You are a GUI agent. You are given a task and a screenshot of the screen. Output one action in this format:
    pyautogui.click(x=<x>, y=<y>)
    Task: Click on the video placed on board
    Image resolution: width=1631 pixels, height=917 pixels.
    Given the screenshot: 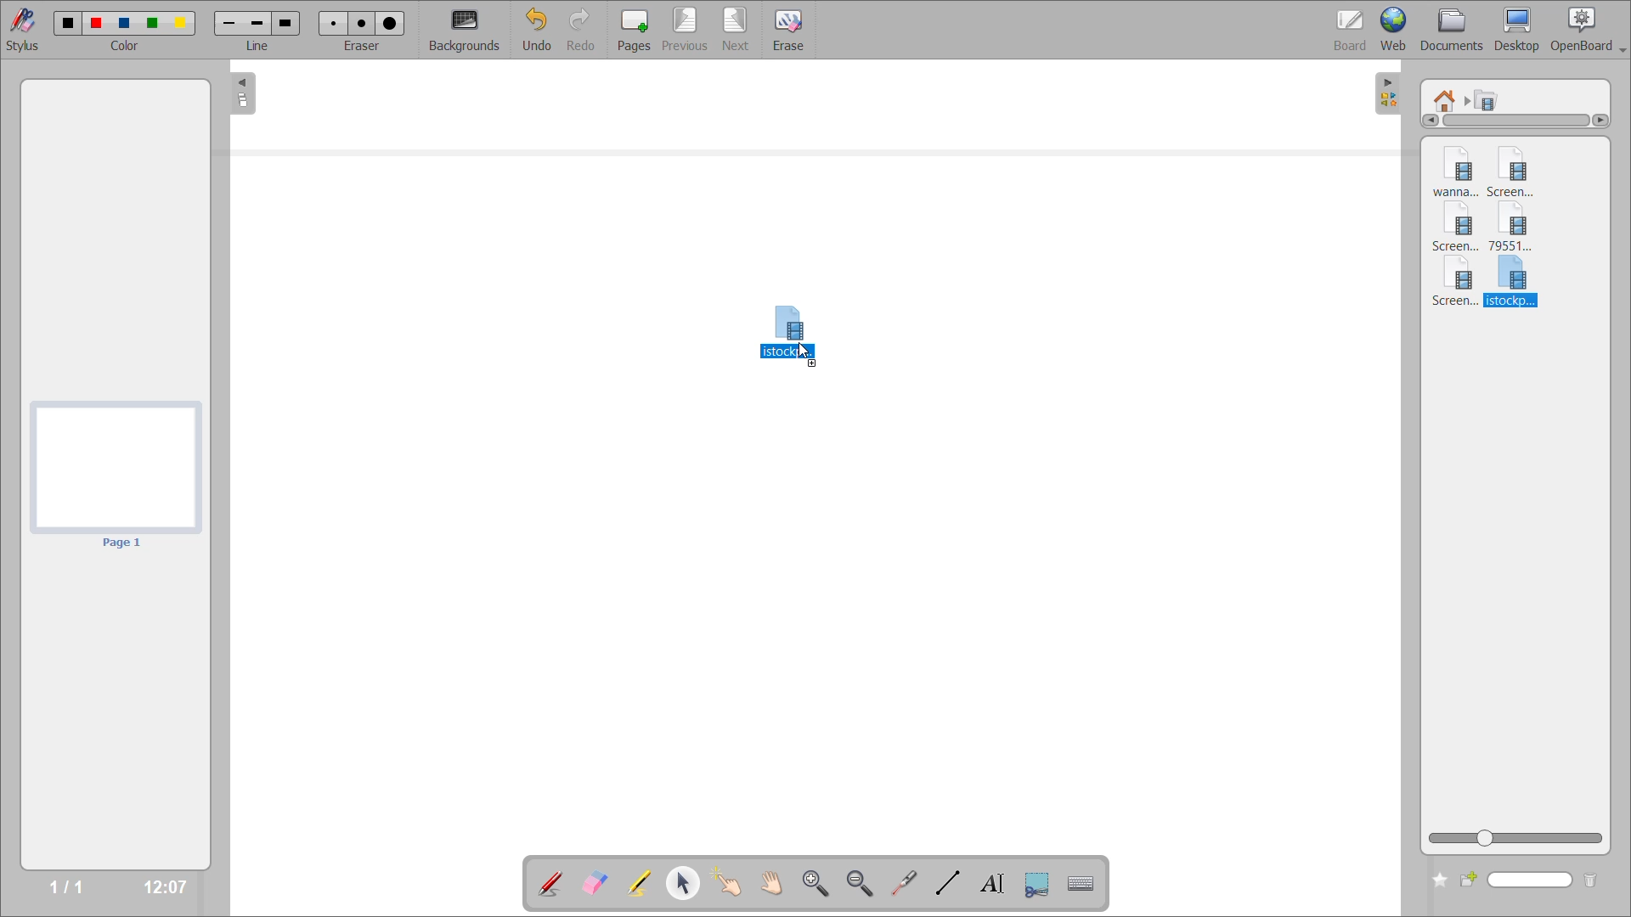 What is the action you would take?
    pyautogui.click(x=789, y=318)
    